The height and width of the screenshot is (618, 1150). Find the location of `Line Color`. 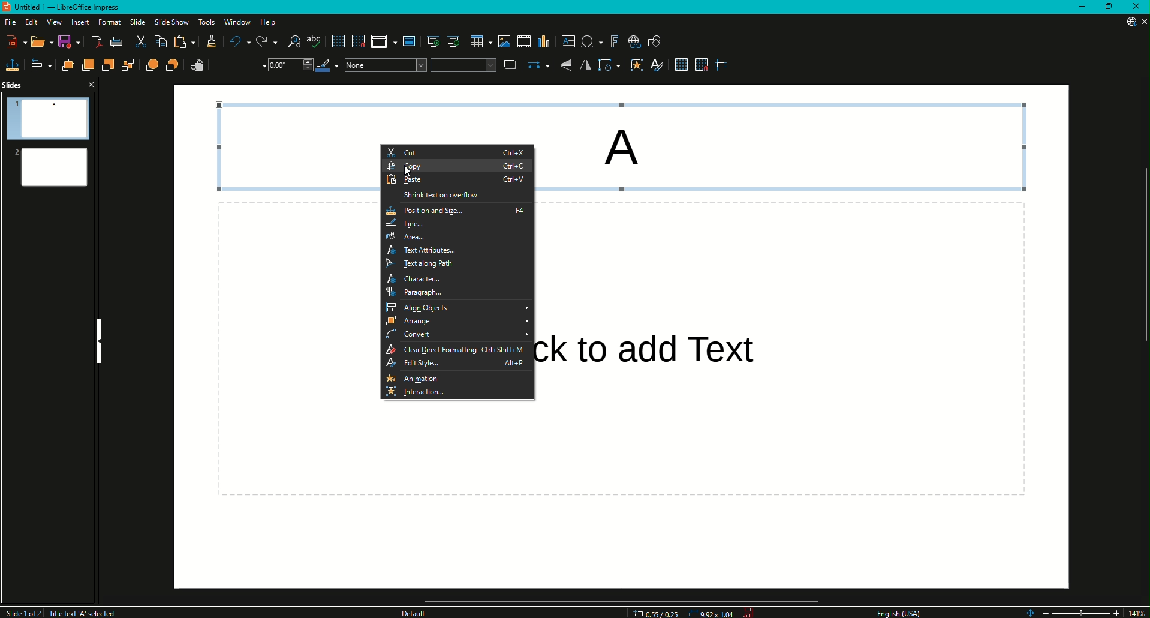

Line Color is located at coordinates (326, 67).